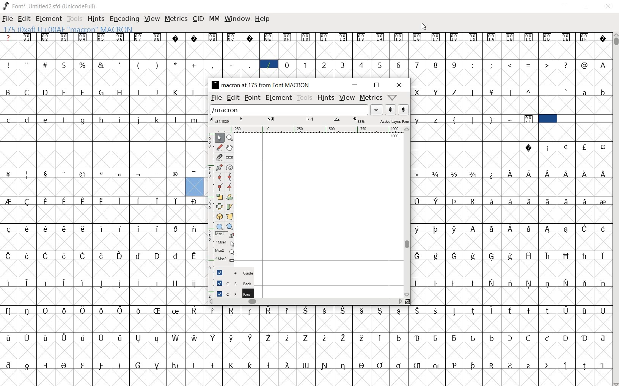 This screenshot has height=386, width=619. I want to click on Symbol, so click(602, 174).